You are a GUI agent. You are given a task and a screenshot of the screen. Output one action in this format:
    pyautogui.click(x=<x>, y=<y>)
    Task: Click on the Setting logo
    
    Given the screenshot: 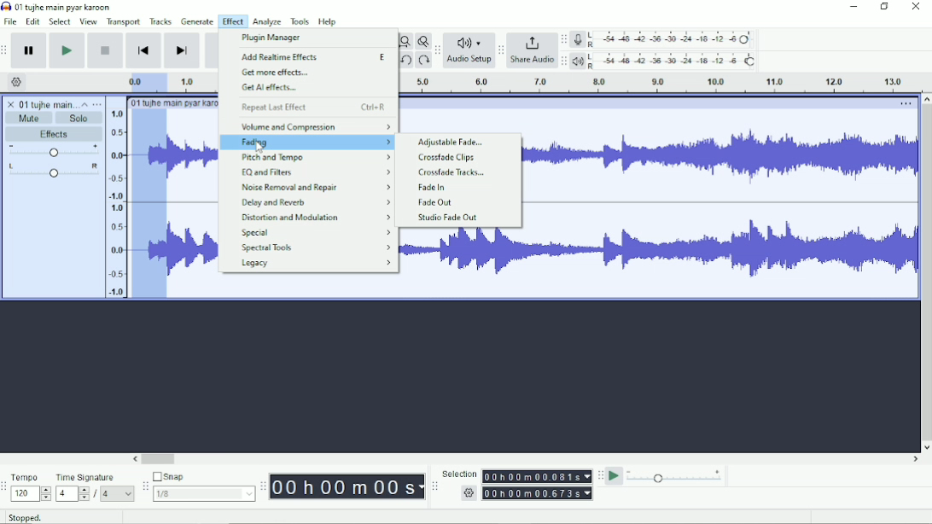 What is the action you would take?
    pyautogui.click(x=17, y=81)
    